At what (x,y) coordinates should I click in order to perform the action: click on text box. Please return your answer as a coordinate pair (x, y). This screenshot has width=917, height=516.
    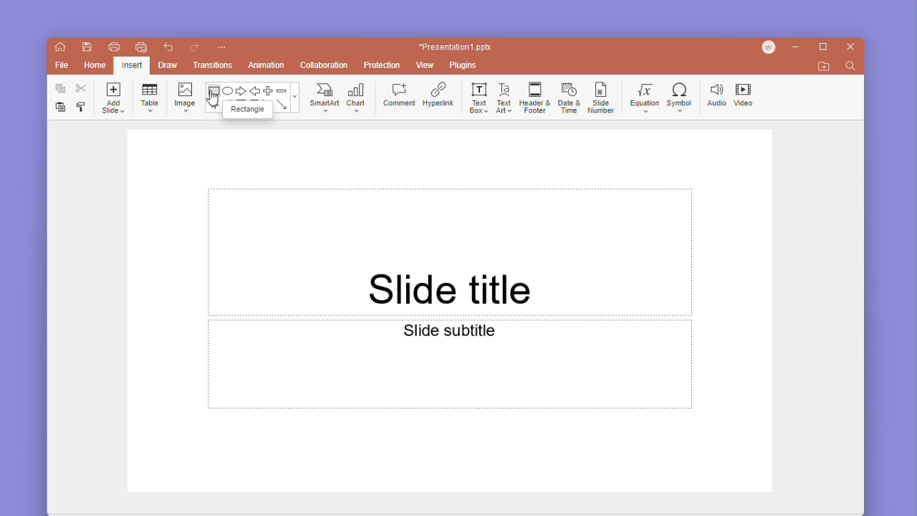
    Looking at the image, I should click on (476, 97).